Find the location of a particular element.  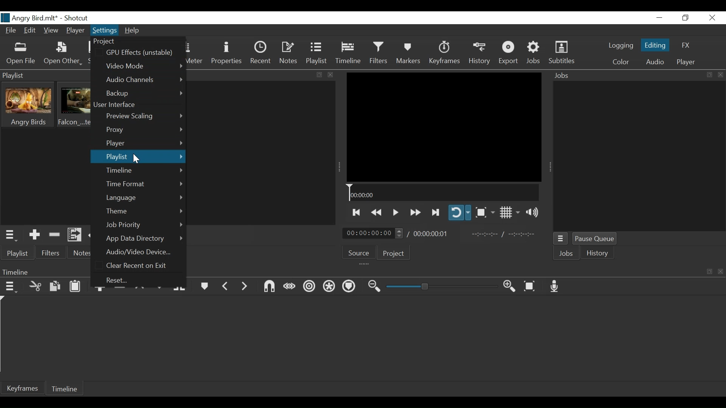

Restore is located at coordinates (685, 18).